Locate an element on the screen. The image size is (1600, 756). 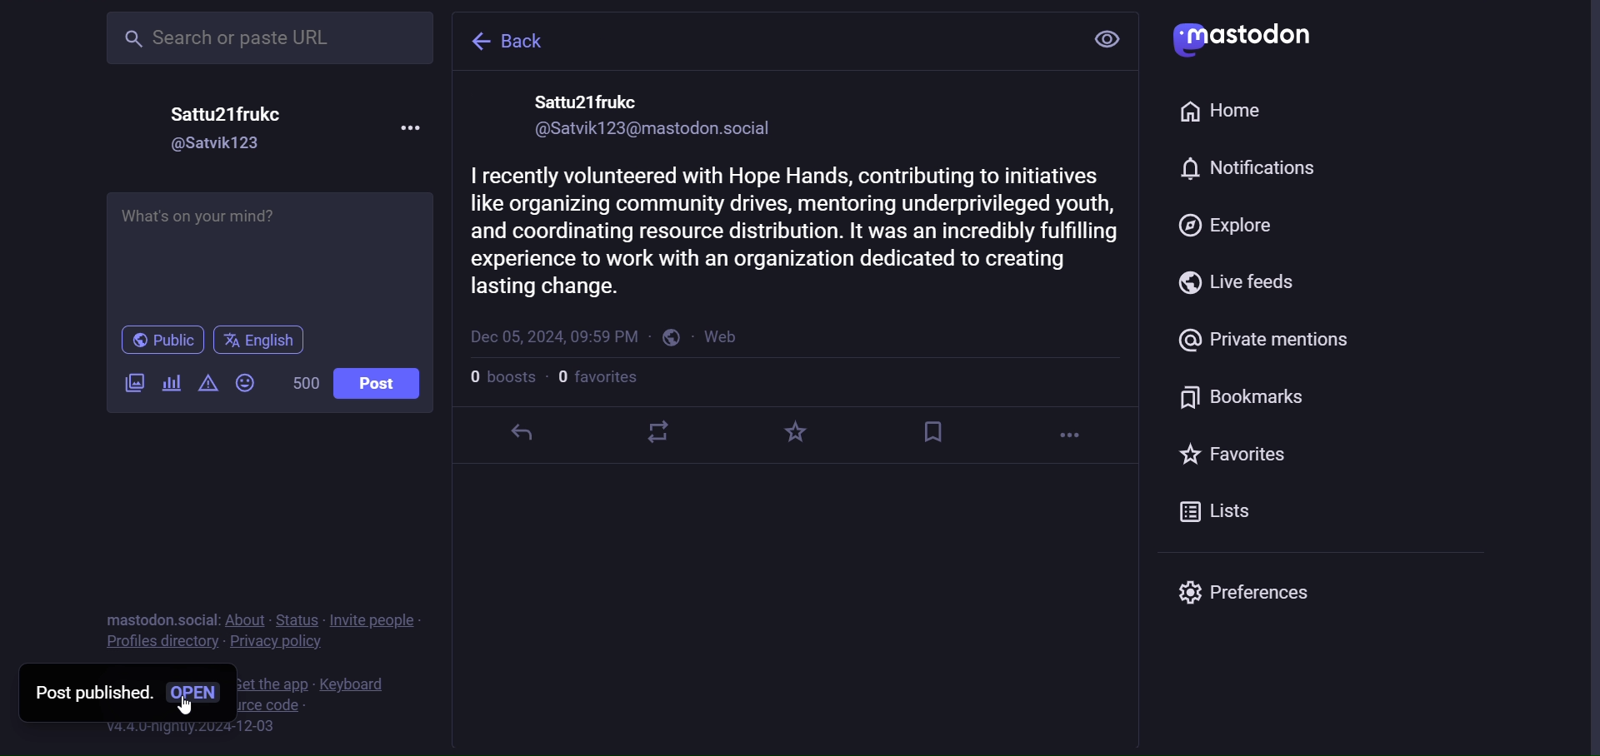
view is located at coordinates (1111, 37).